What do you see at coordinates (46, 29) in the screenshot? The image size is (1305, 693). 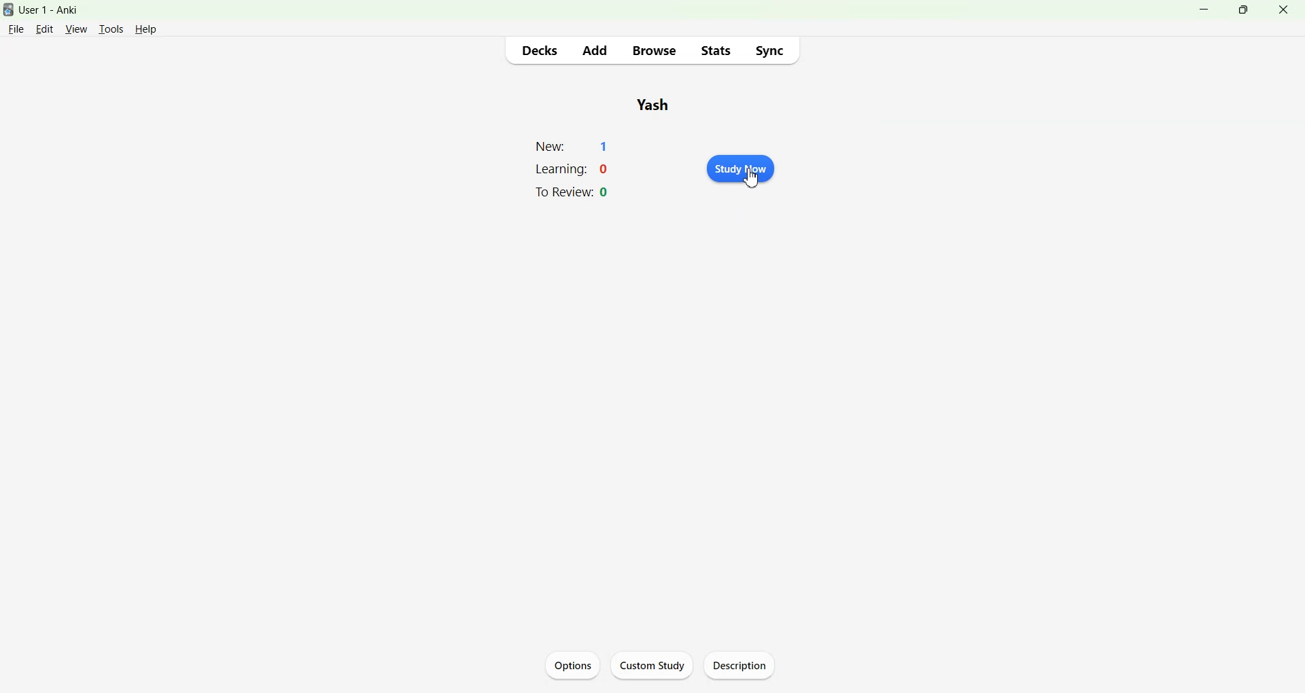 I see `Edit` at bounding box center [46, 29].